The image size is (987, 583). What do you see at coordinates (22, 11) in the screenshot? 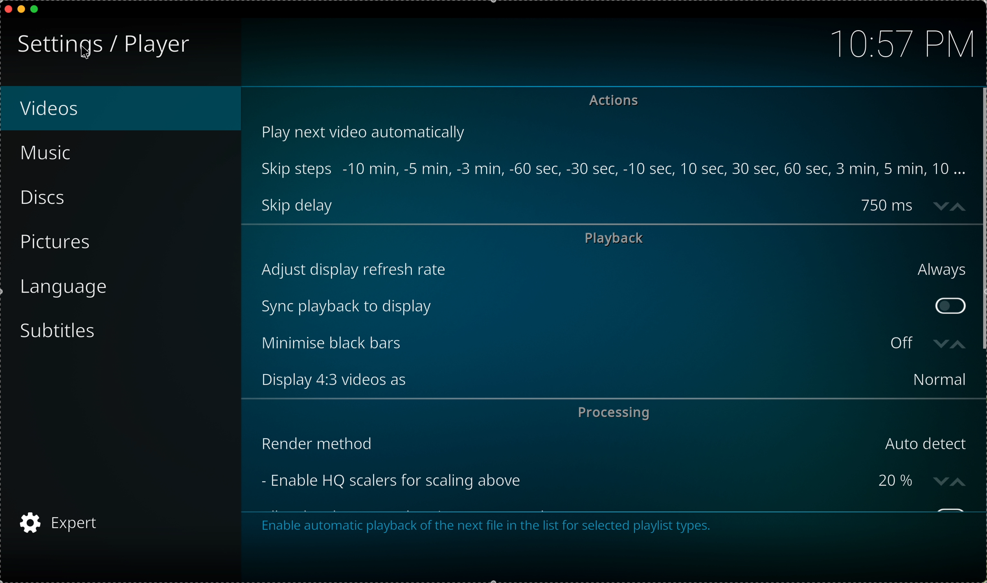
I see `minimize ` at bounding box center [22, 11].